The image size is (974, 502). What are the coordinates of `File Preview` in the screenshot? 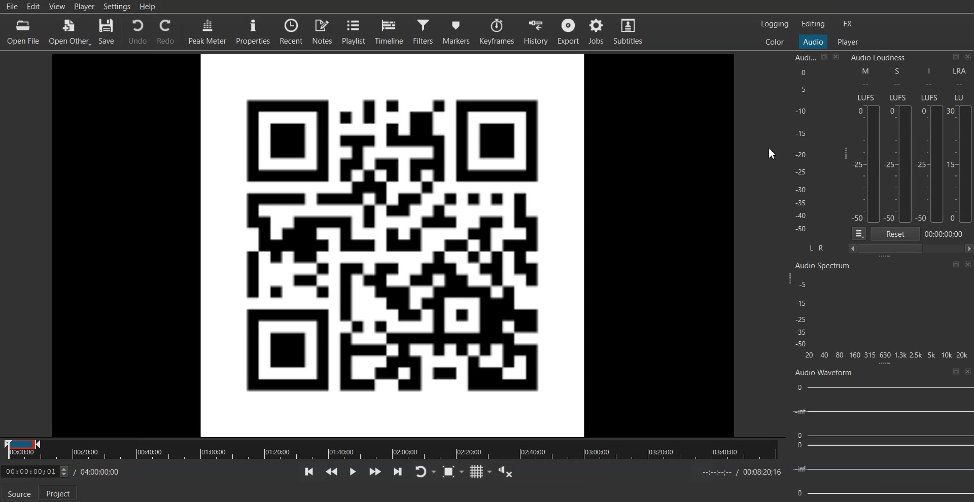 It's located at (393, 243).